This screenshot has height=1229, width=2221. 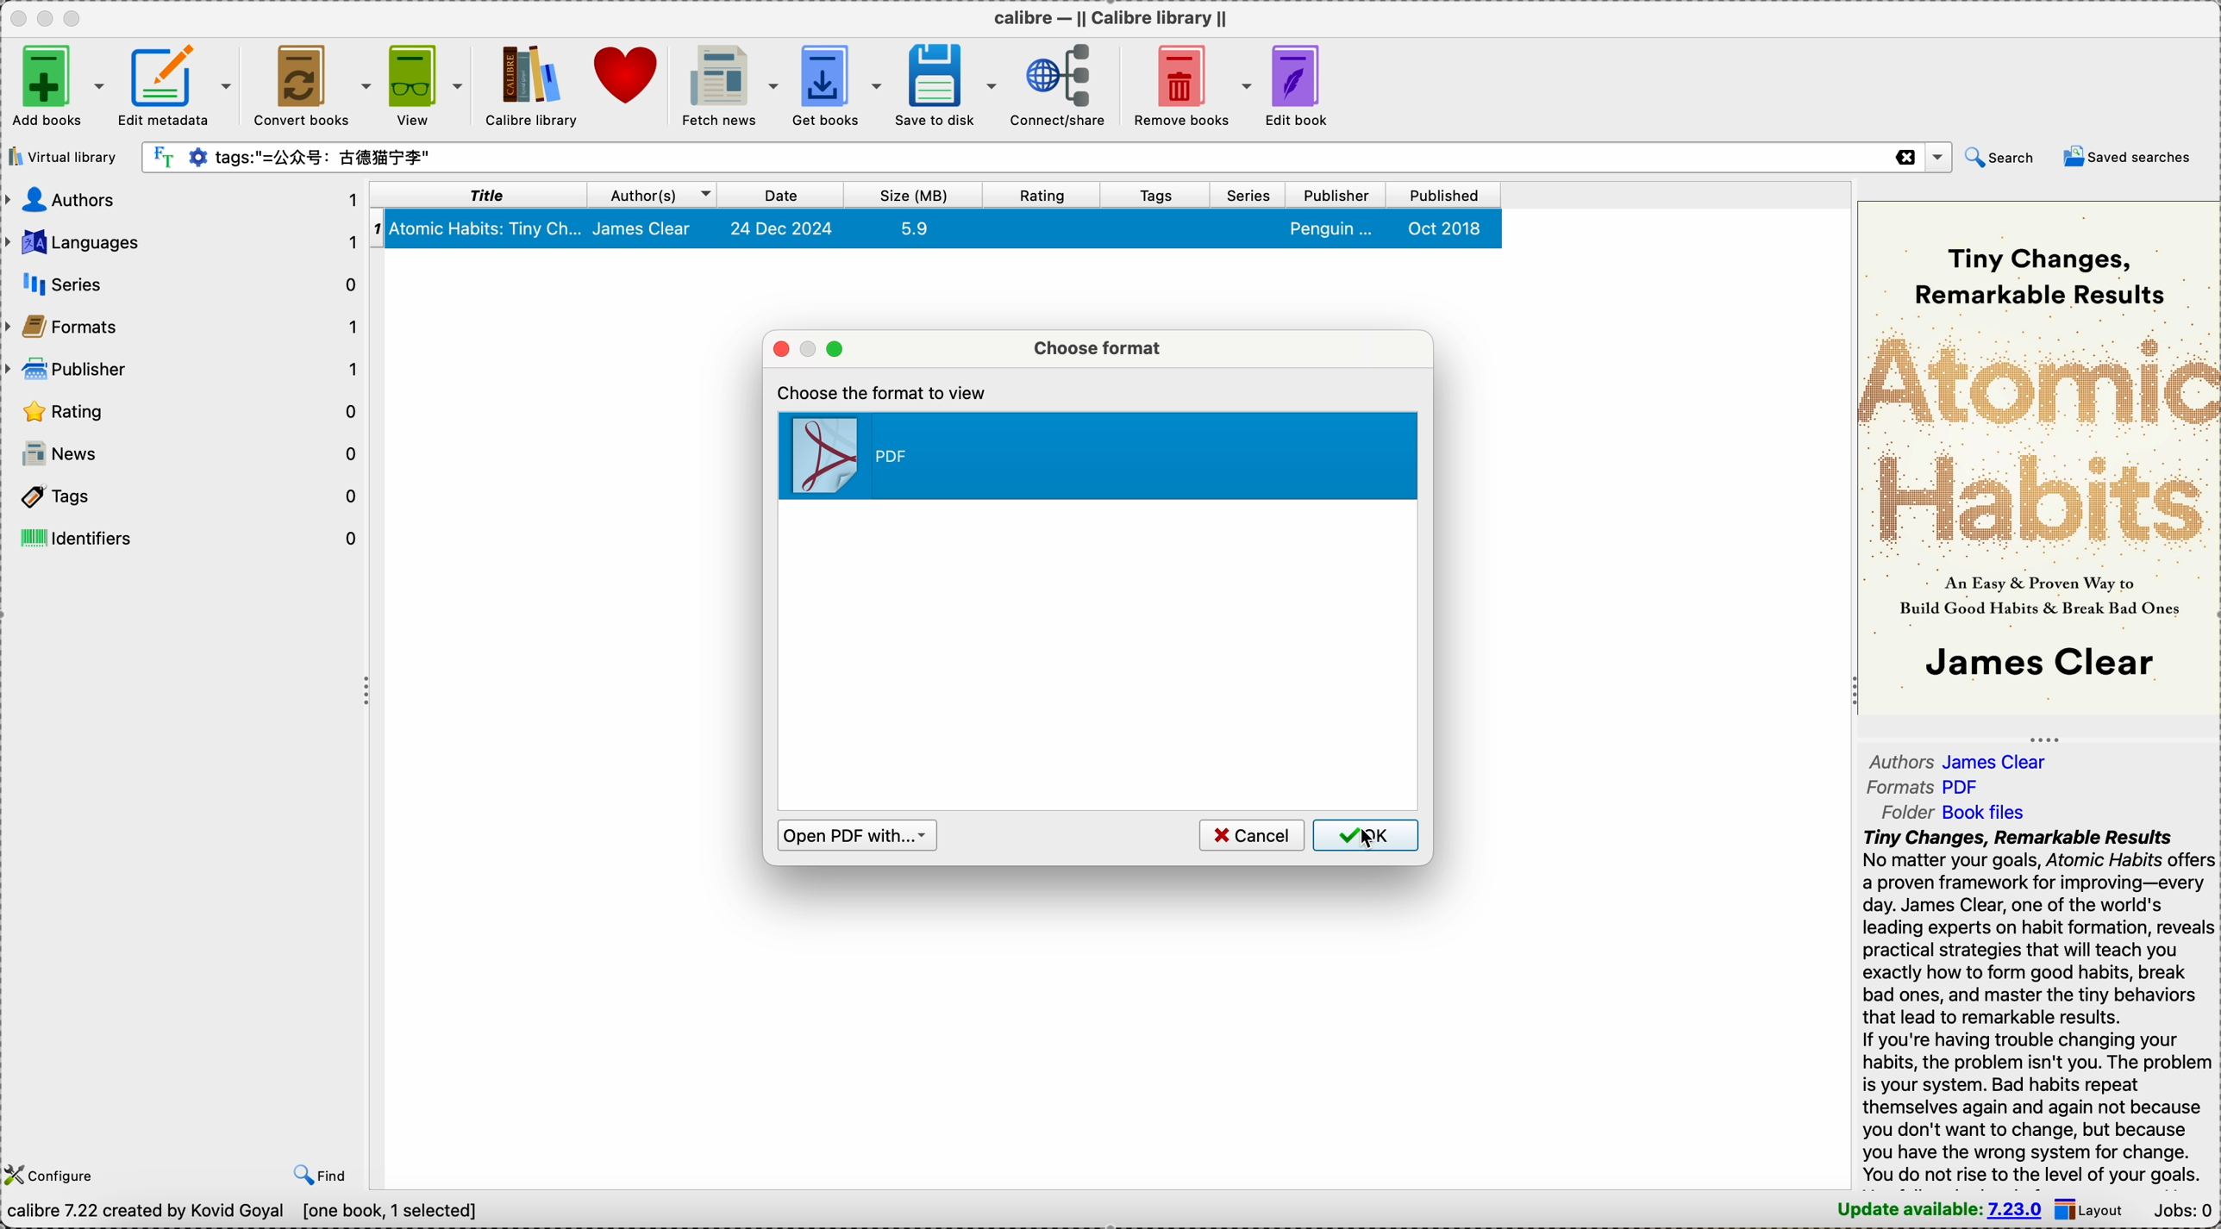 What do you see at coordinates (59, 82) in the screenshot?
I see `add books` at bounding box center [59, 82].